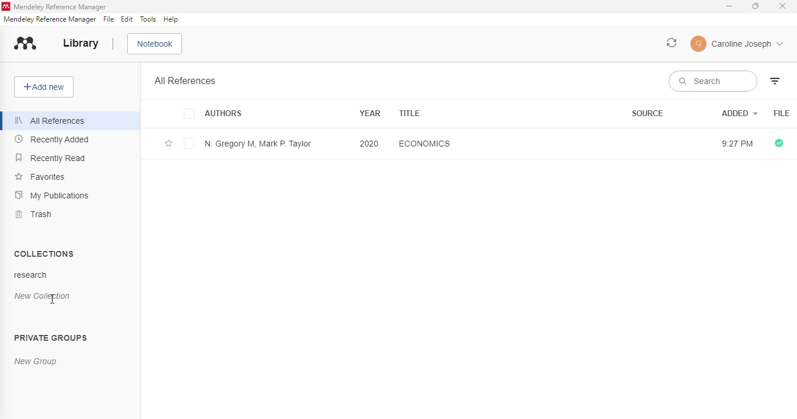 The width and height of the screenshot is (797, 419). I want to click on add new, so click(44, 87).